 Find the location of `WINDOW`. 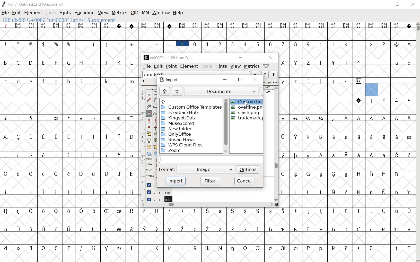

WINDOW is located at coordinates (160, 13).